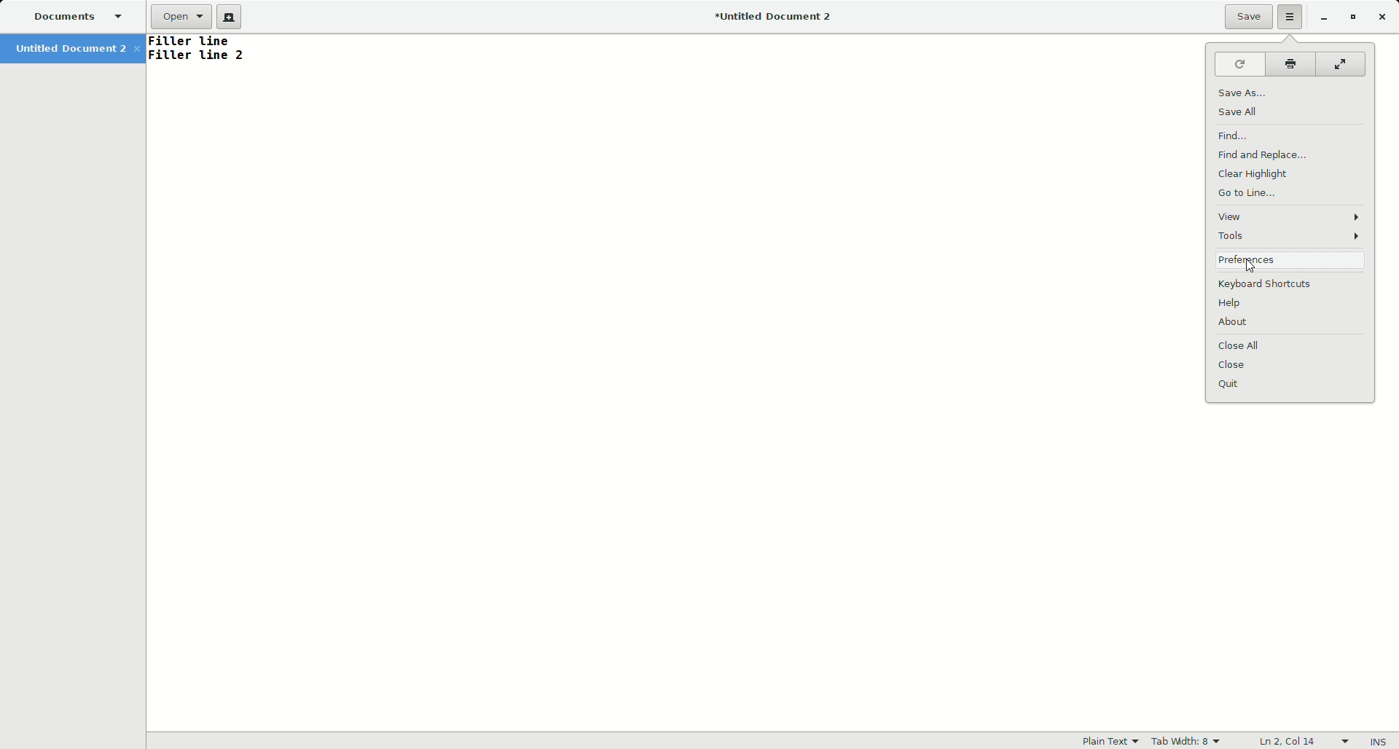 The height and width of the screenshot is (749, 1399). What do you see at coordinates (1323, 17) in the screenshot?
I see `Minimize` at bounding box center [1323, 17].